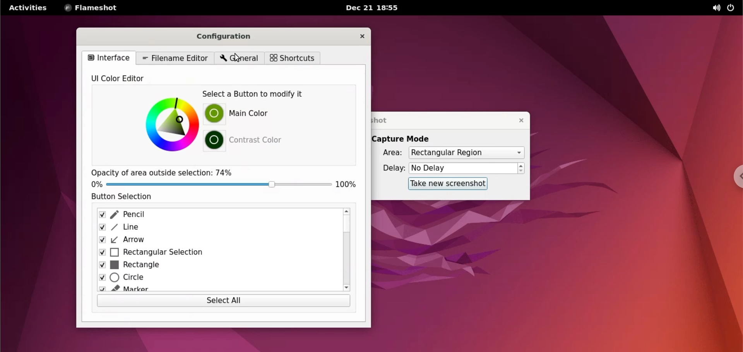 The height and width of the screenshot is (352, 743). What do you see at coordinates (214, 228) in the screenshot?
I see `line` at bounding box center [214, 228].